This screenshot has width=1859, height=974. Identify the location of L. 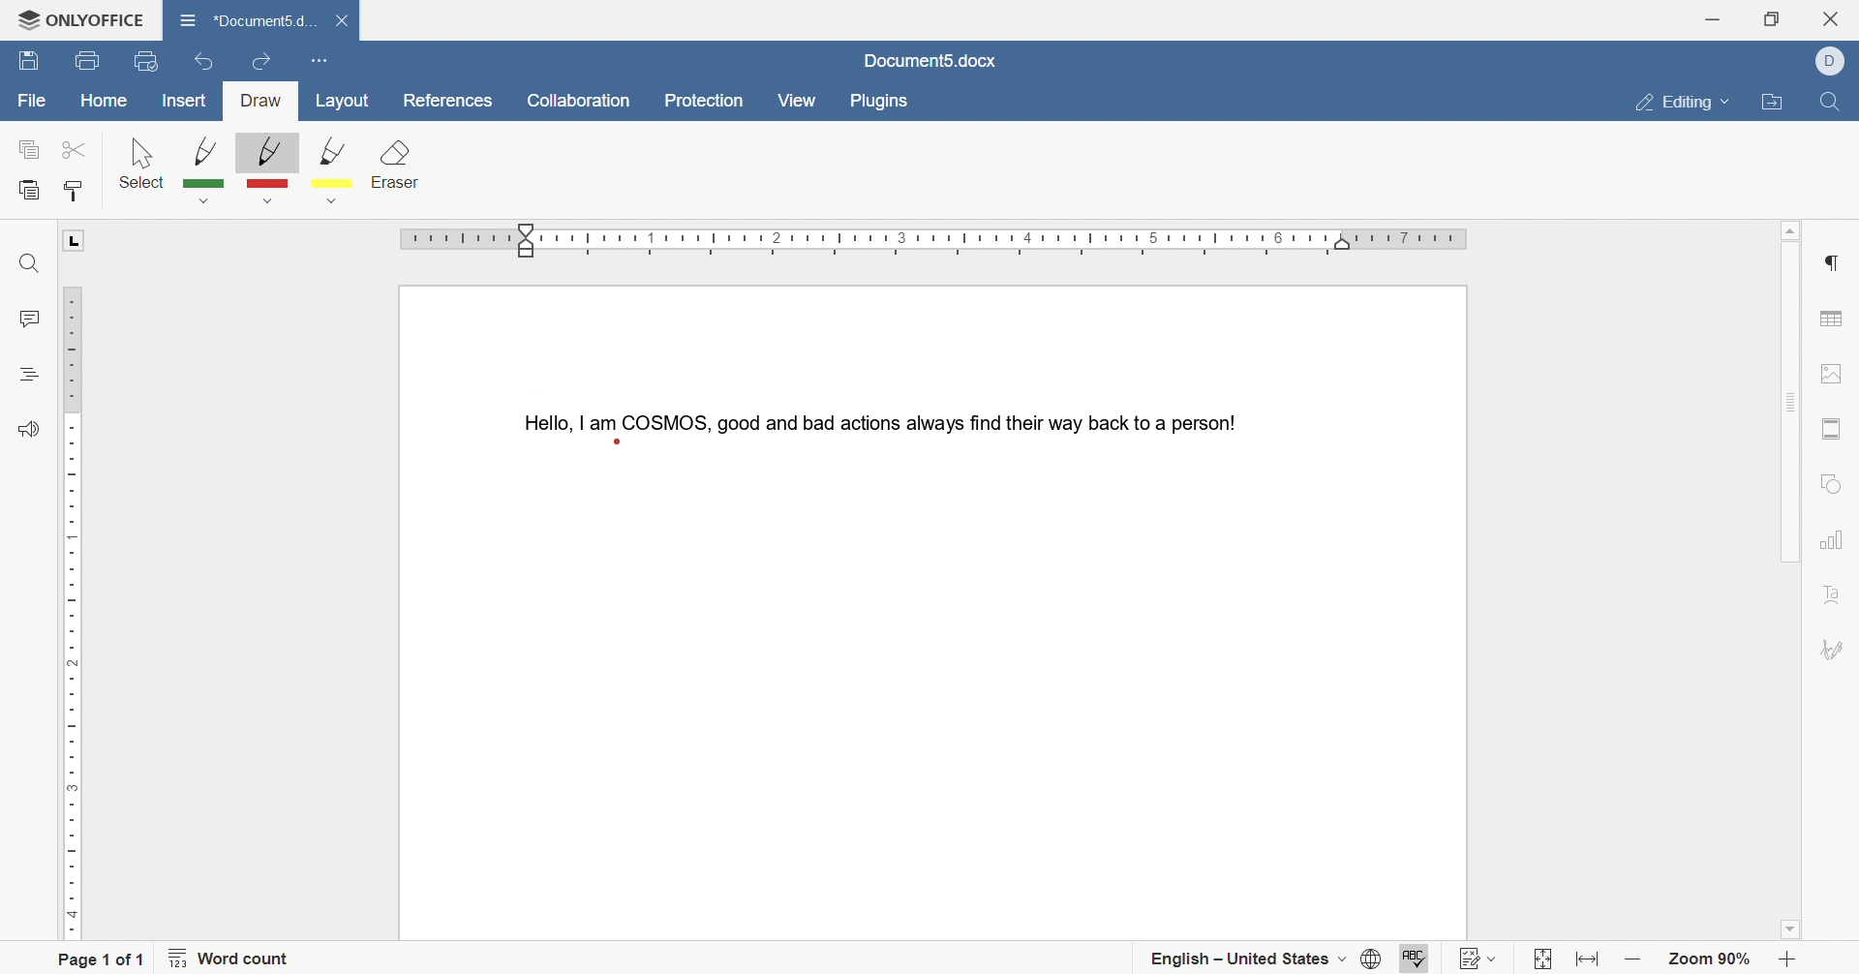
(76, 241).